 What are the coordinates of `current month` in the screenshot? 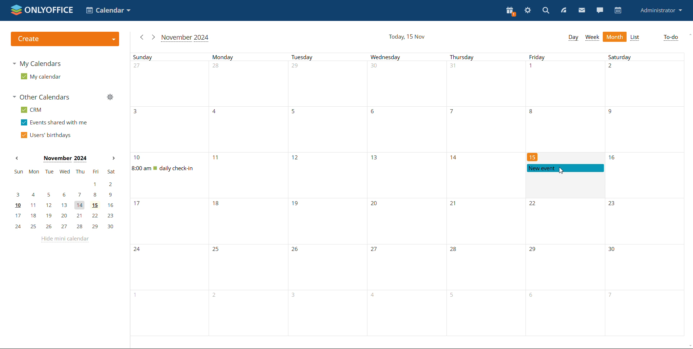 It's located at (185, 37).